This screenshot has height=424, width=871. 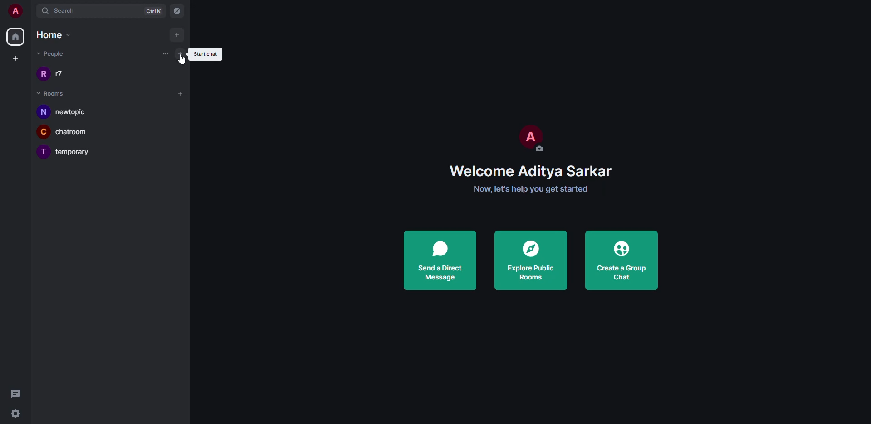 What do you see at coordinates (19, 413) in the screenshot?
I see `settings` at bounding box center [19, 413].